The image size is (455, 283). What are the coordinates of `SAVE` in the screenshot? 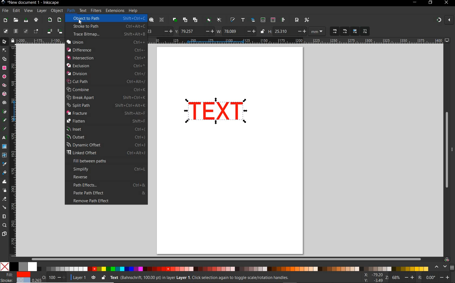 It's located at (25, 20).